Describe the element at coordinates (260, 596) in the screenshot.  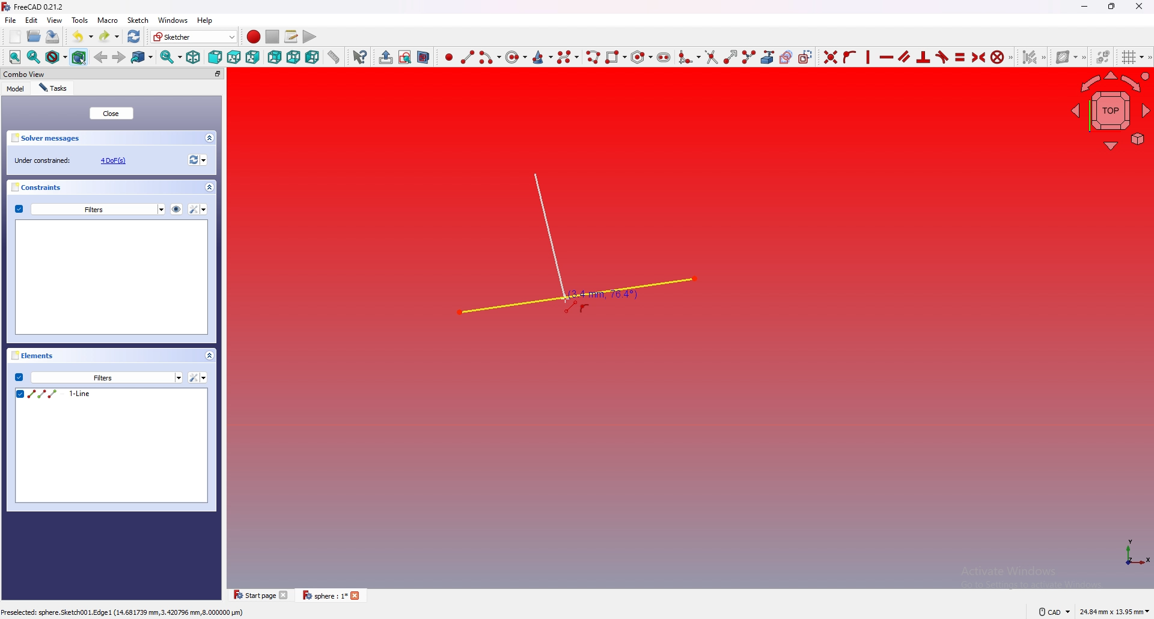
I see `Start page` at that location.